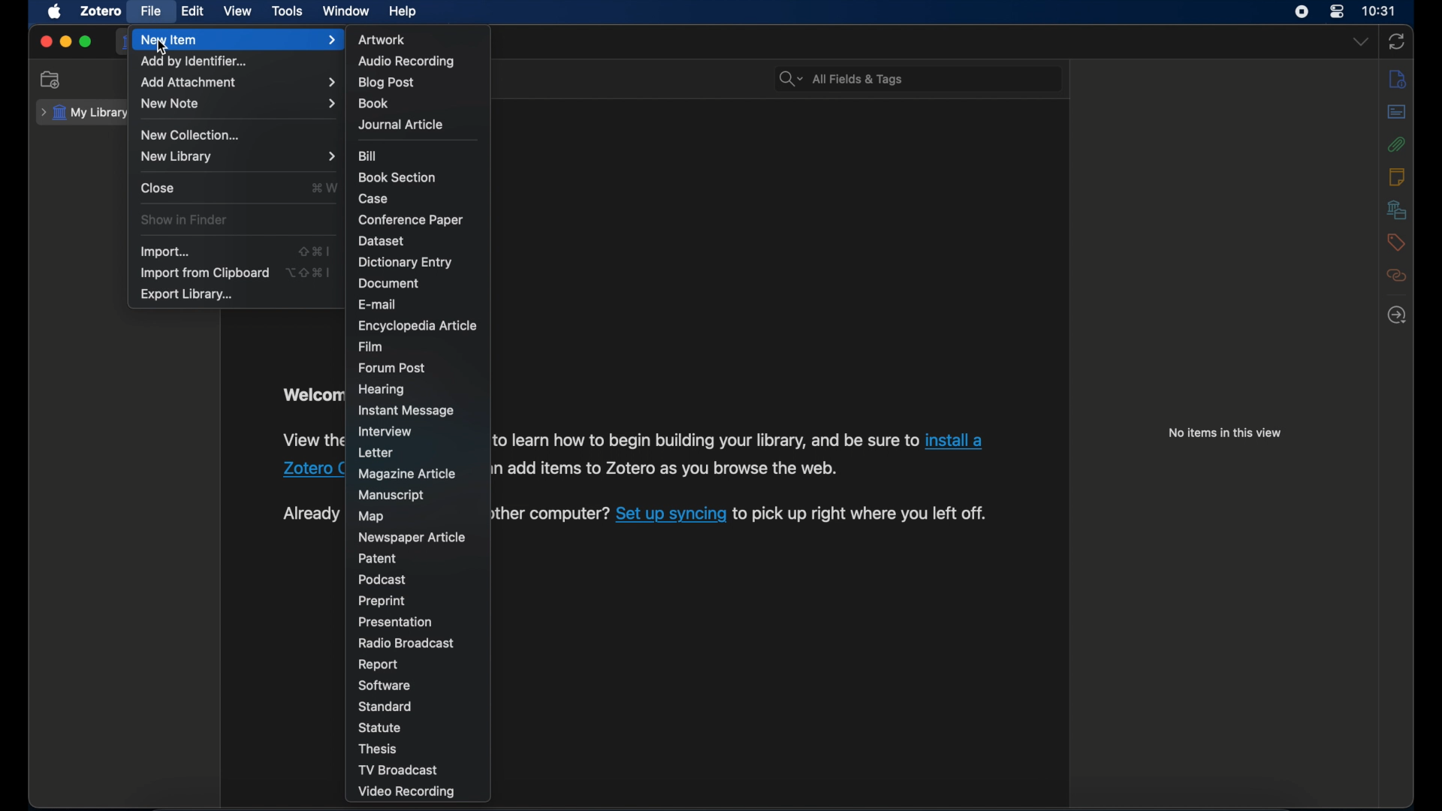 The height and width of the screenshot is (811, 1442). What do you see at coordinates (670, 514) in the screenshot?
I see `link` at bounding box center [670, 514].